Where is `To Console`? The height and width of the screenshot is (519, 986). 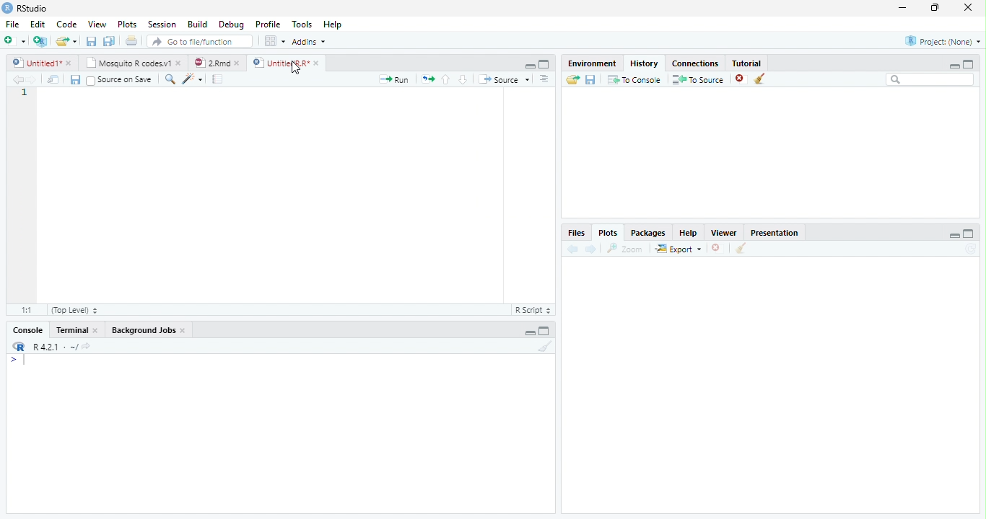
To Console is located at coordinates (635, 79).